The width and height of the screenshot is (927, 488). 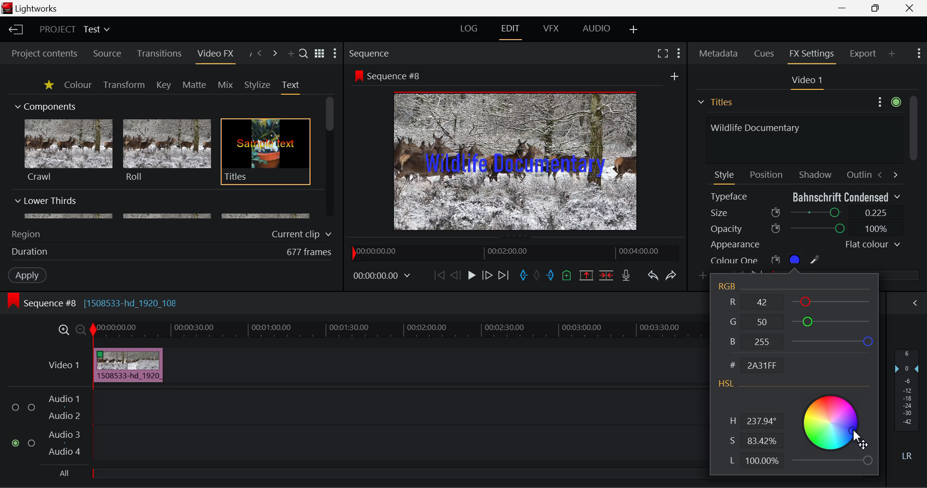 What do you see at coordinates (17, 408) in the screenshot?
I see `checkbox` at bounding box center [17, 408].